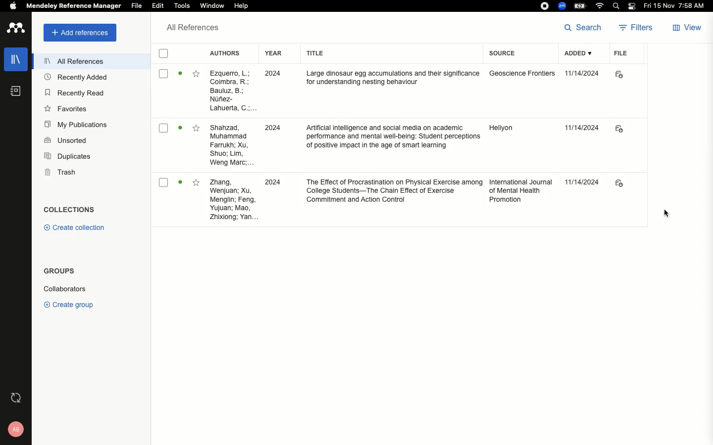  I want to click on Search, so click(614, 6).